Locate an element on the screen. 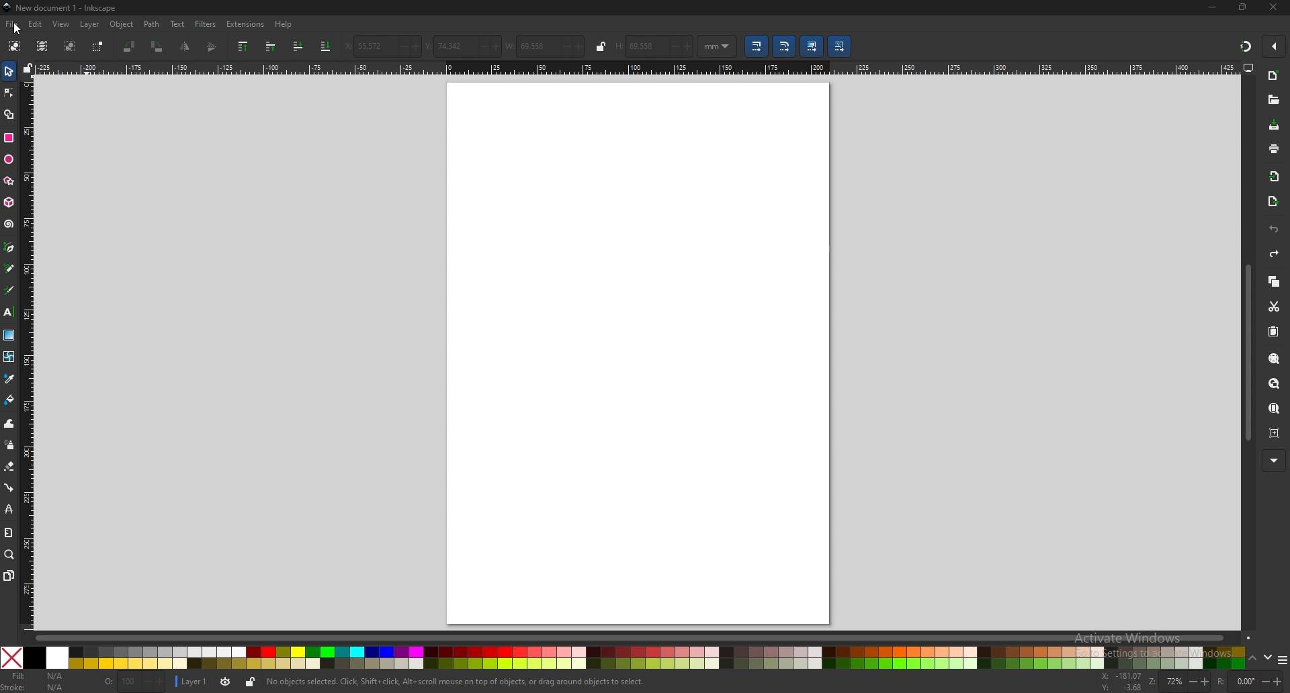 This screenshot has height=693, width=1290. H is located at coordinates (618, 48).